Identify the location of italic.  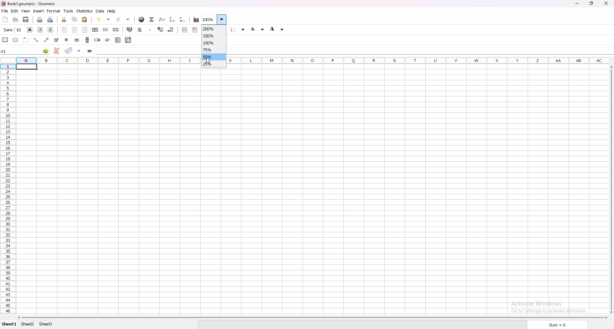
(40, 30).